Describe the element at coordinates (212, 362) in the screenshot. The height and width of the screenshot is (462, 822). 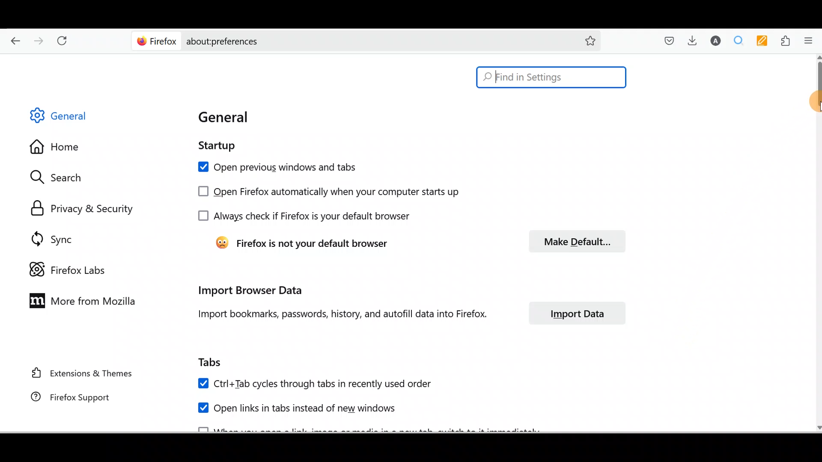
I see `Tabs` at that location.